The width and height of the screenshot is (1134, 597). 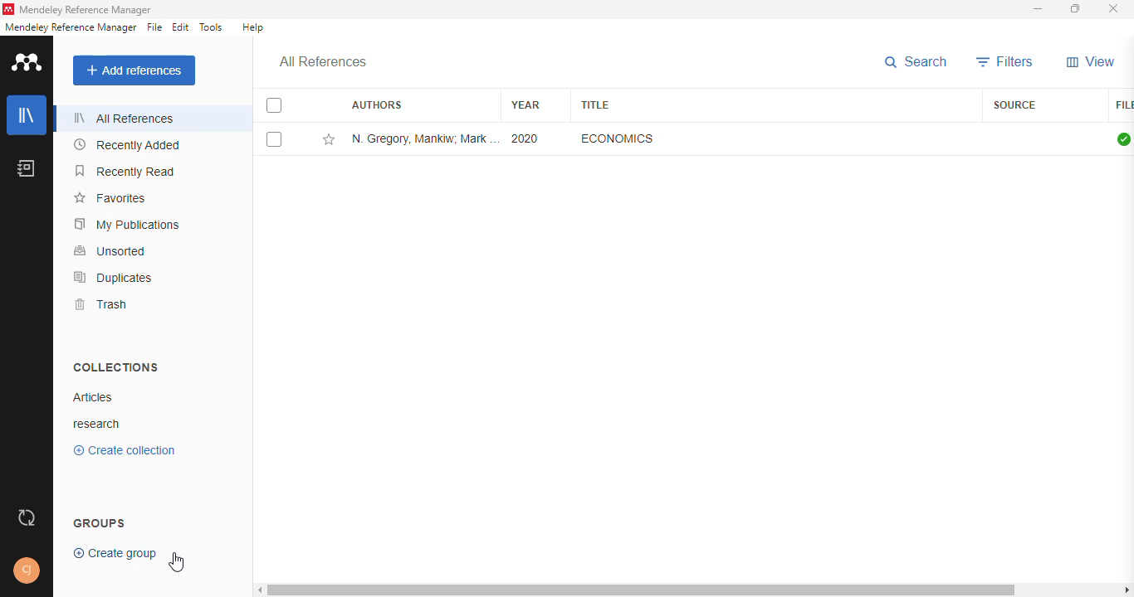 What do you see at coordinates (1122, 104) in the screenshot?
I see `file` at bounding box center [1122, 104].